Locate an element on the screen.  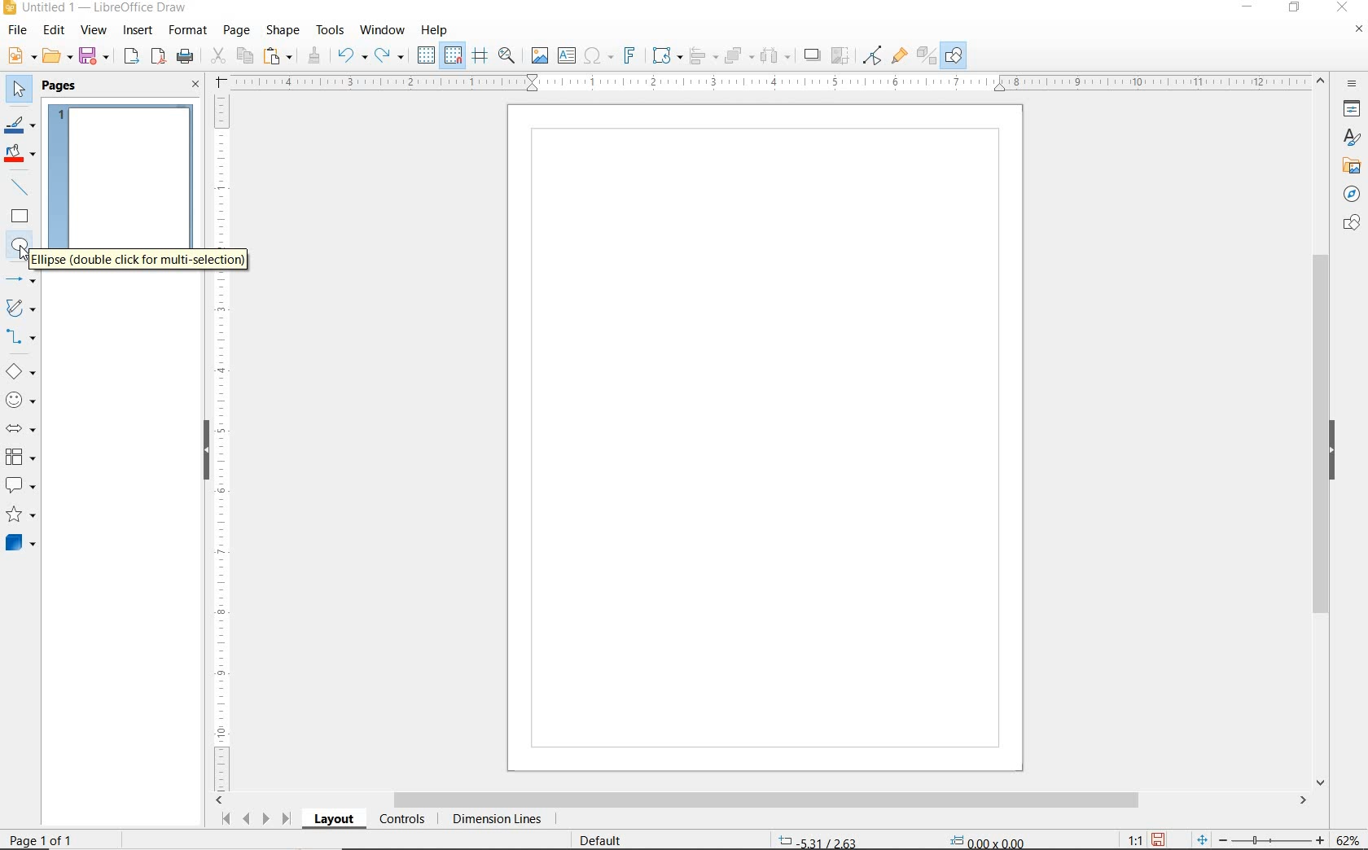
sketch board is located at coordinates (766, 438).